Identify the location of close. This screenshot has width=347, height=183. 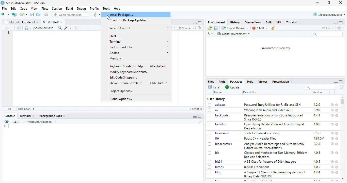
(38, 22).